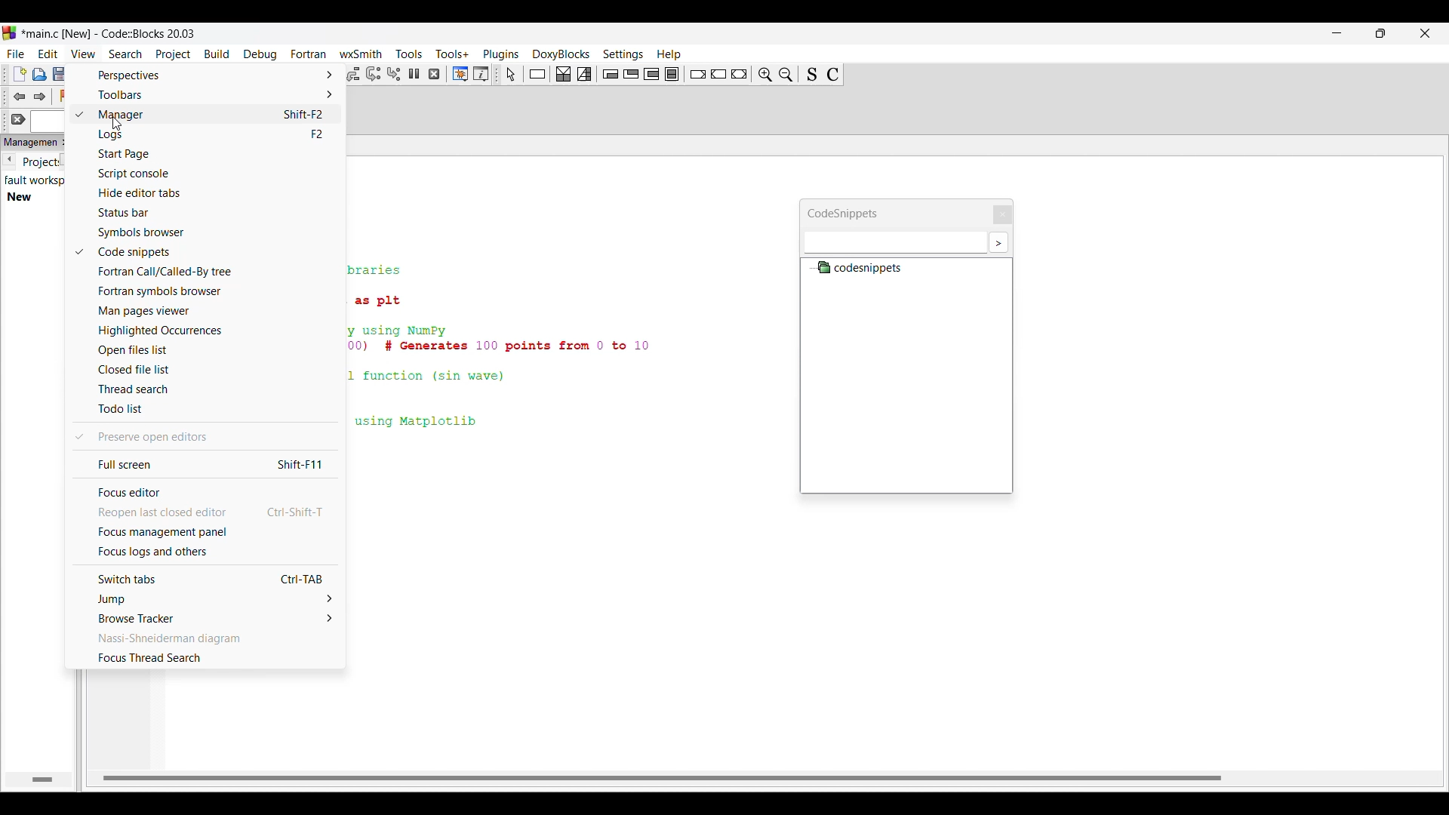 The image size is (1449, 815). Describe the element at coordinates (697, 75) in the screenshot. I see `Break instruction` at that location.